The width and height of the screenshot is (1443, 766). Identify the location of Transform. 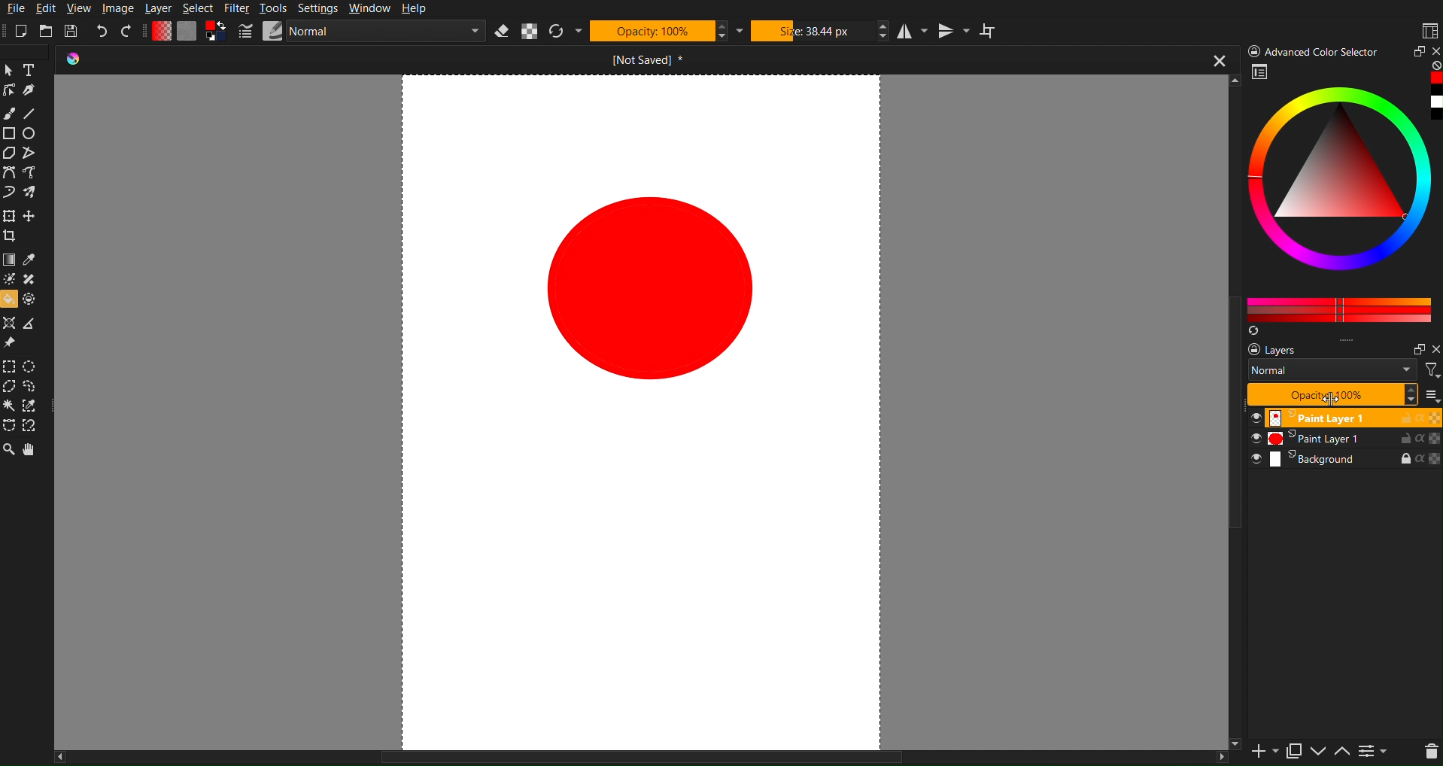
(9, 215).